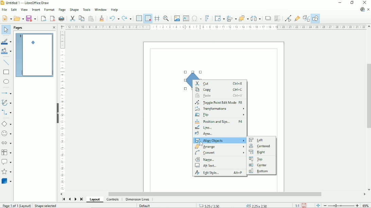 This screenshot has width=371, height=208. What do you see at coordinates (196, 18) in the screenshot?
I see `Insert special characters` at bounding box center [196, 18].